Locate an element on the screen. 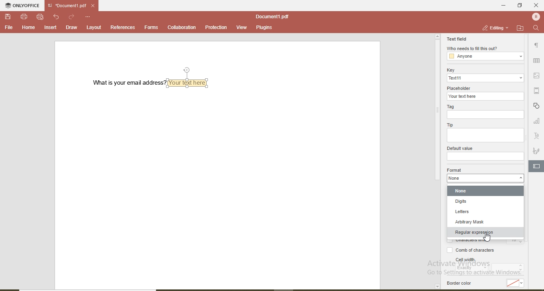 This screenshot has width=544, height=291. default value is located at coordinates (459, 148).